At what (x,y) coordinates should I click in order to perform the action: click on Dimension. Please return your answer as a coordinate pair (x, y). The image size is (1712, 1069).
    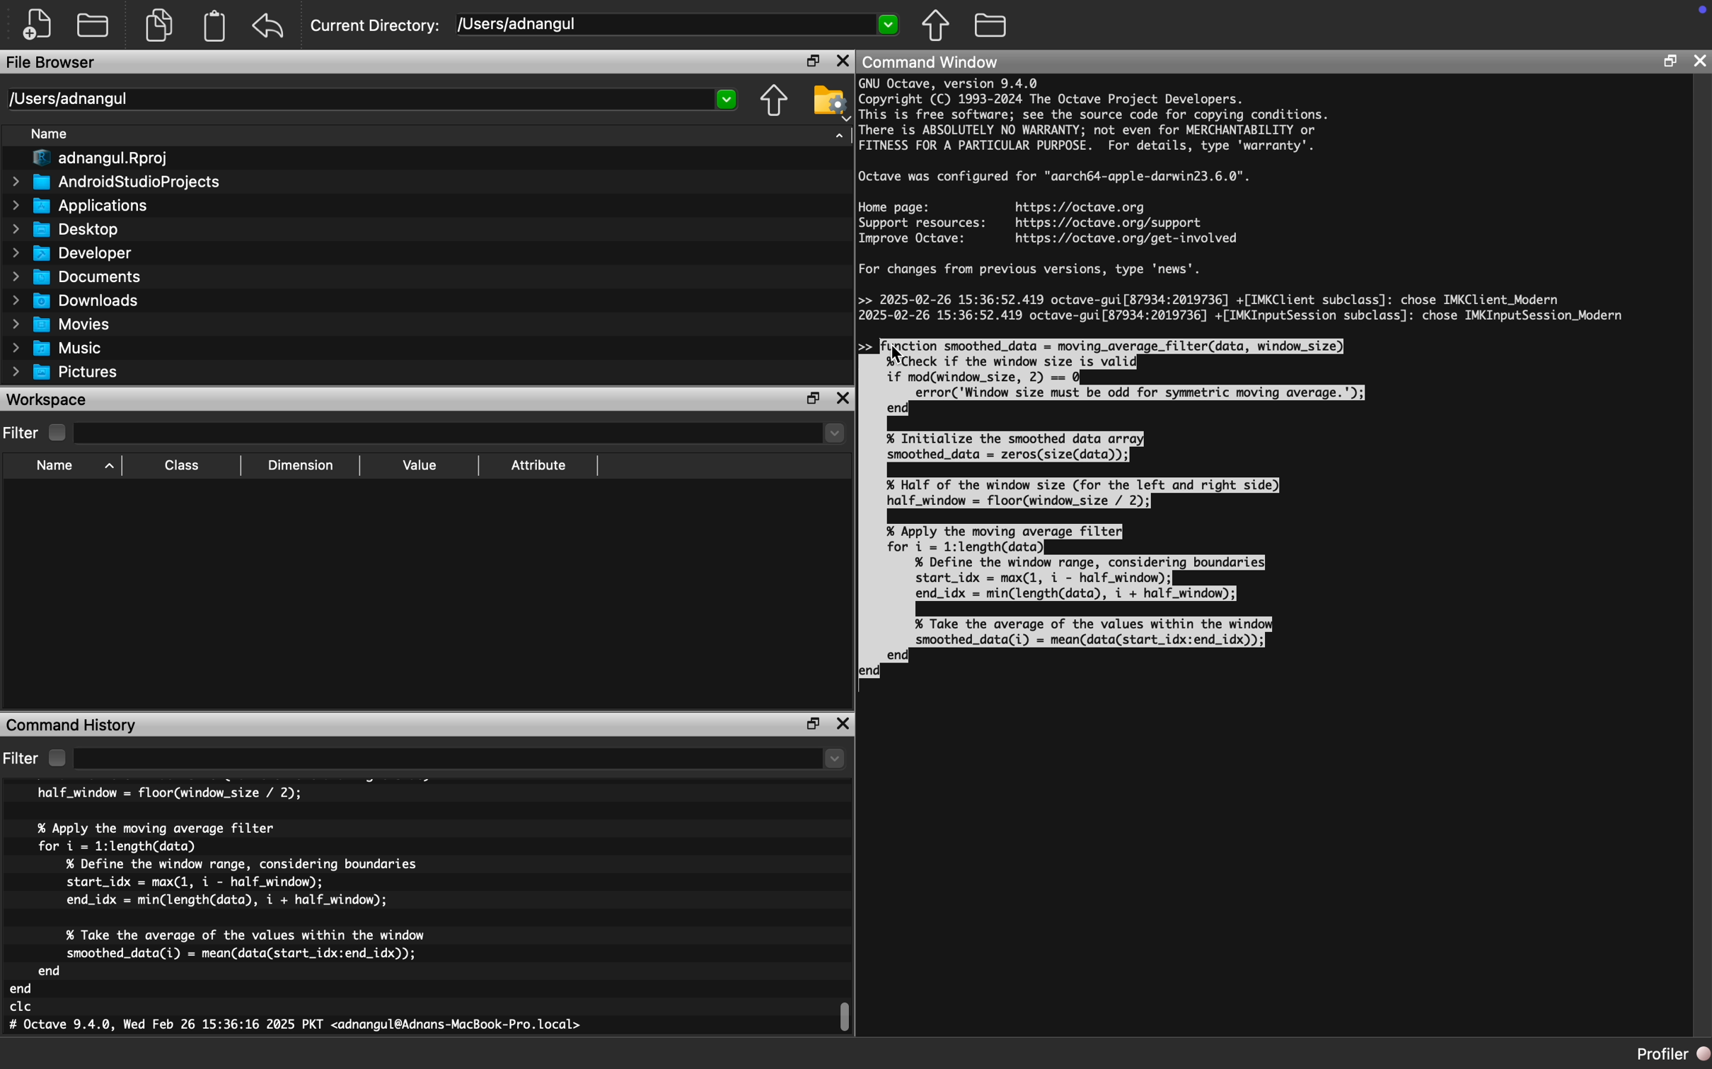
    Looking at the image, I should click on (301, 466).